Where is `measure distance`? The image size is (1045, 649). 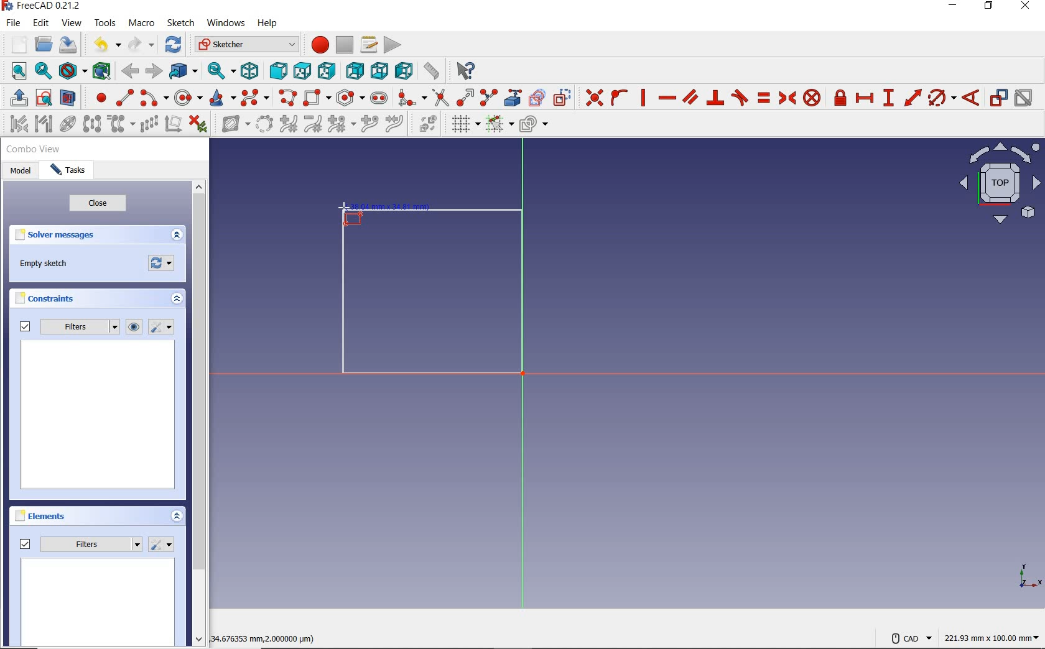
measure distance is located at coordinates (431, 71).